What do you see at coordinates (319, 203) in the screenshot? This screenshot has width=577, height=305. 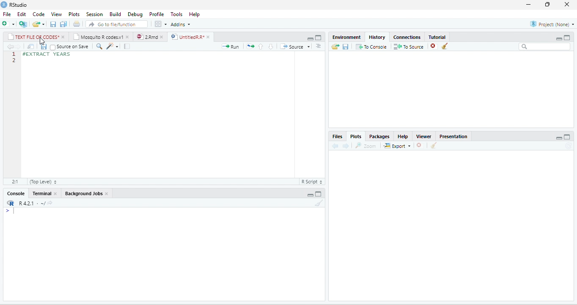 I see `clear` at bounding box center [319, 203].